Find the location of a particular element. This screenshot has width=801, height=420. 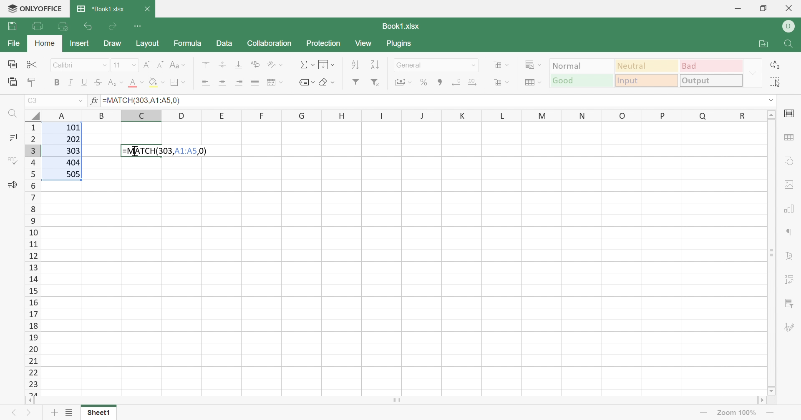

Decrement font size is located at coordinates (159, 64).